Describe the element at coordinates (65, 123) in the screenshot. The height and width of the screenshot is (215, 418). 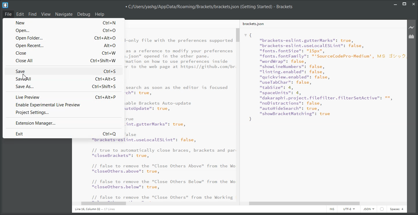
I see `Extension Manager...` at that location.